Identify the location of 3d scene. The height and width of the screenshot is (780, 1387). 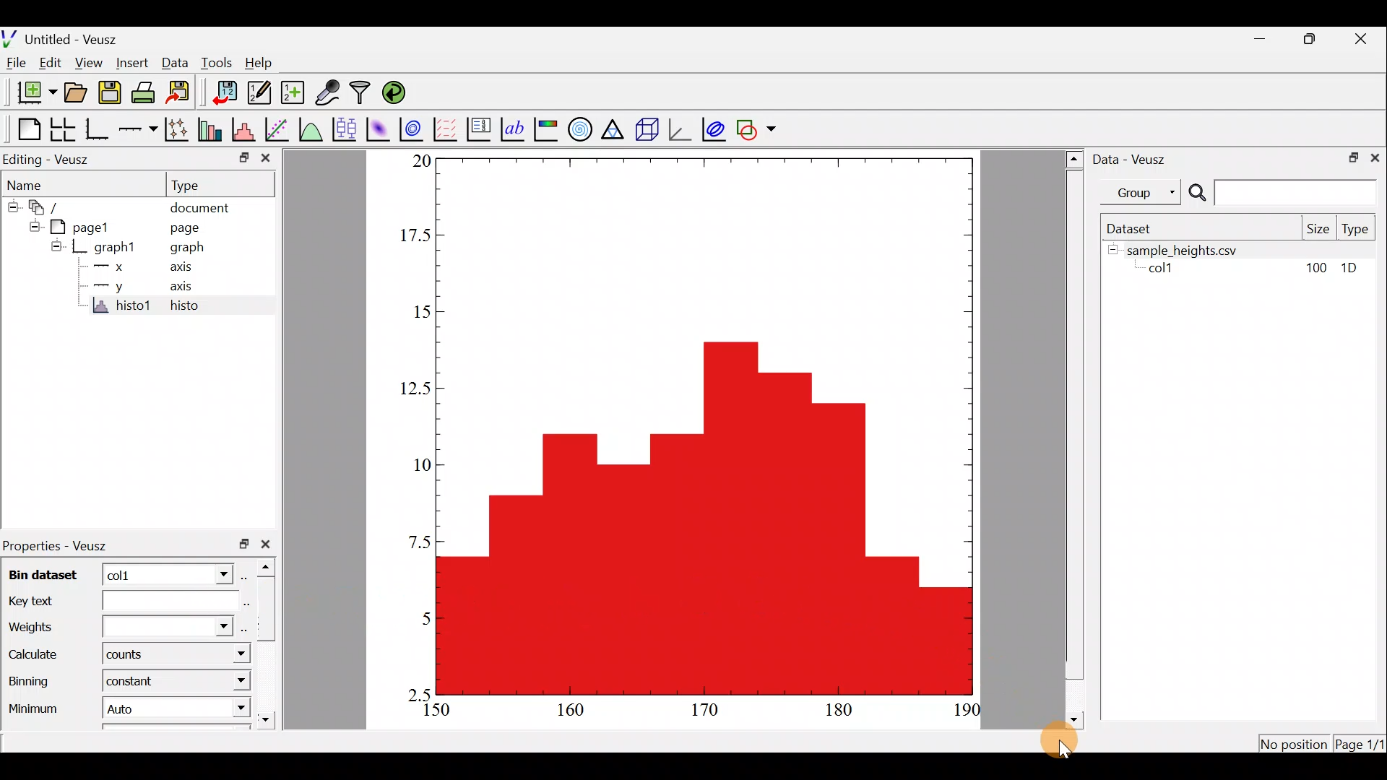
(649, 129).